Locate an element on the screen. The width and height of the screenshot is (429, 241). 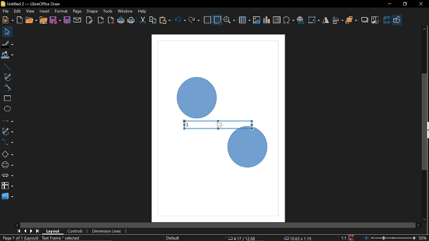
Style is located at coordinates (172, 238).